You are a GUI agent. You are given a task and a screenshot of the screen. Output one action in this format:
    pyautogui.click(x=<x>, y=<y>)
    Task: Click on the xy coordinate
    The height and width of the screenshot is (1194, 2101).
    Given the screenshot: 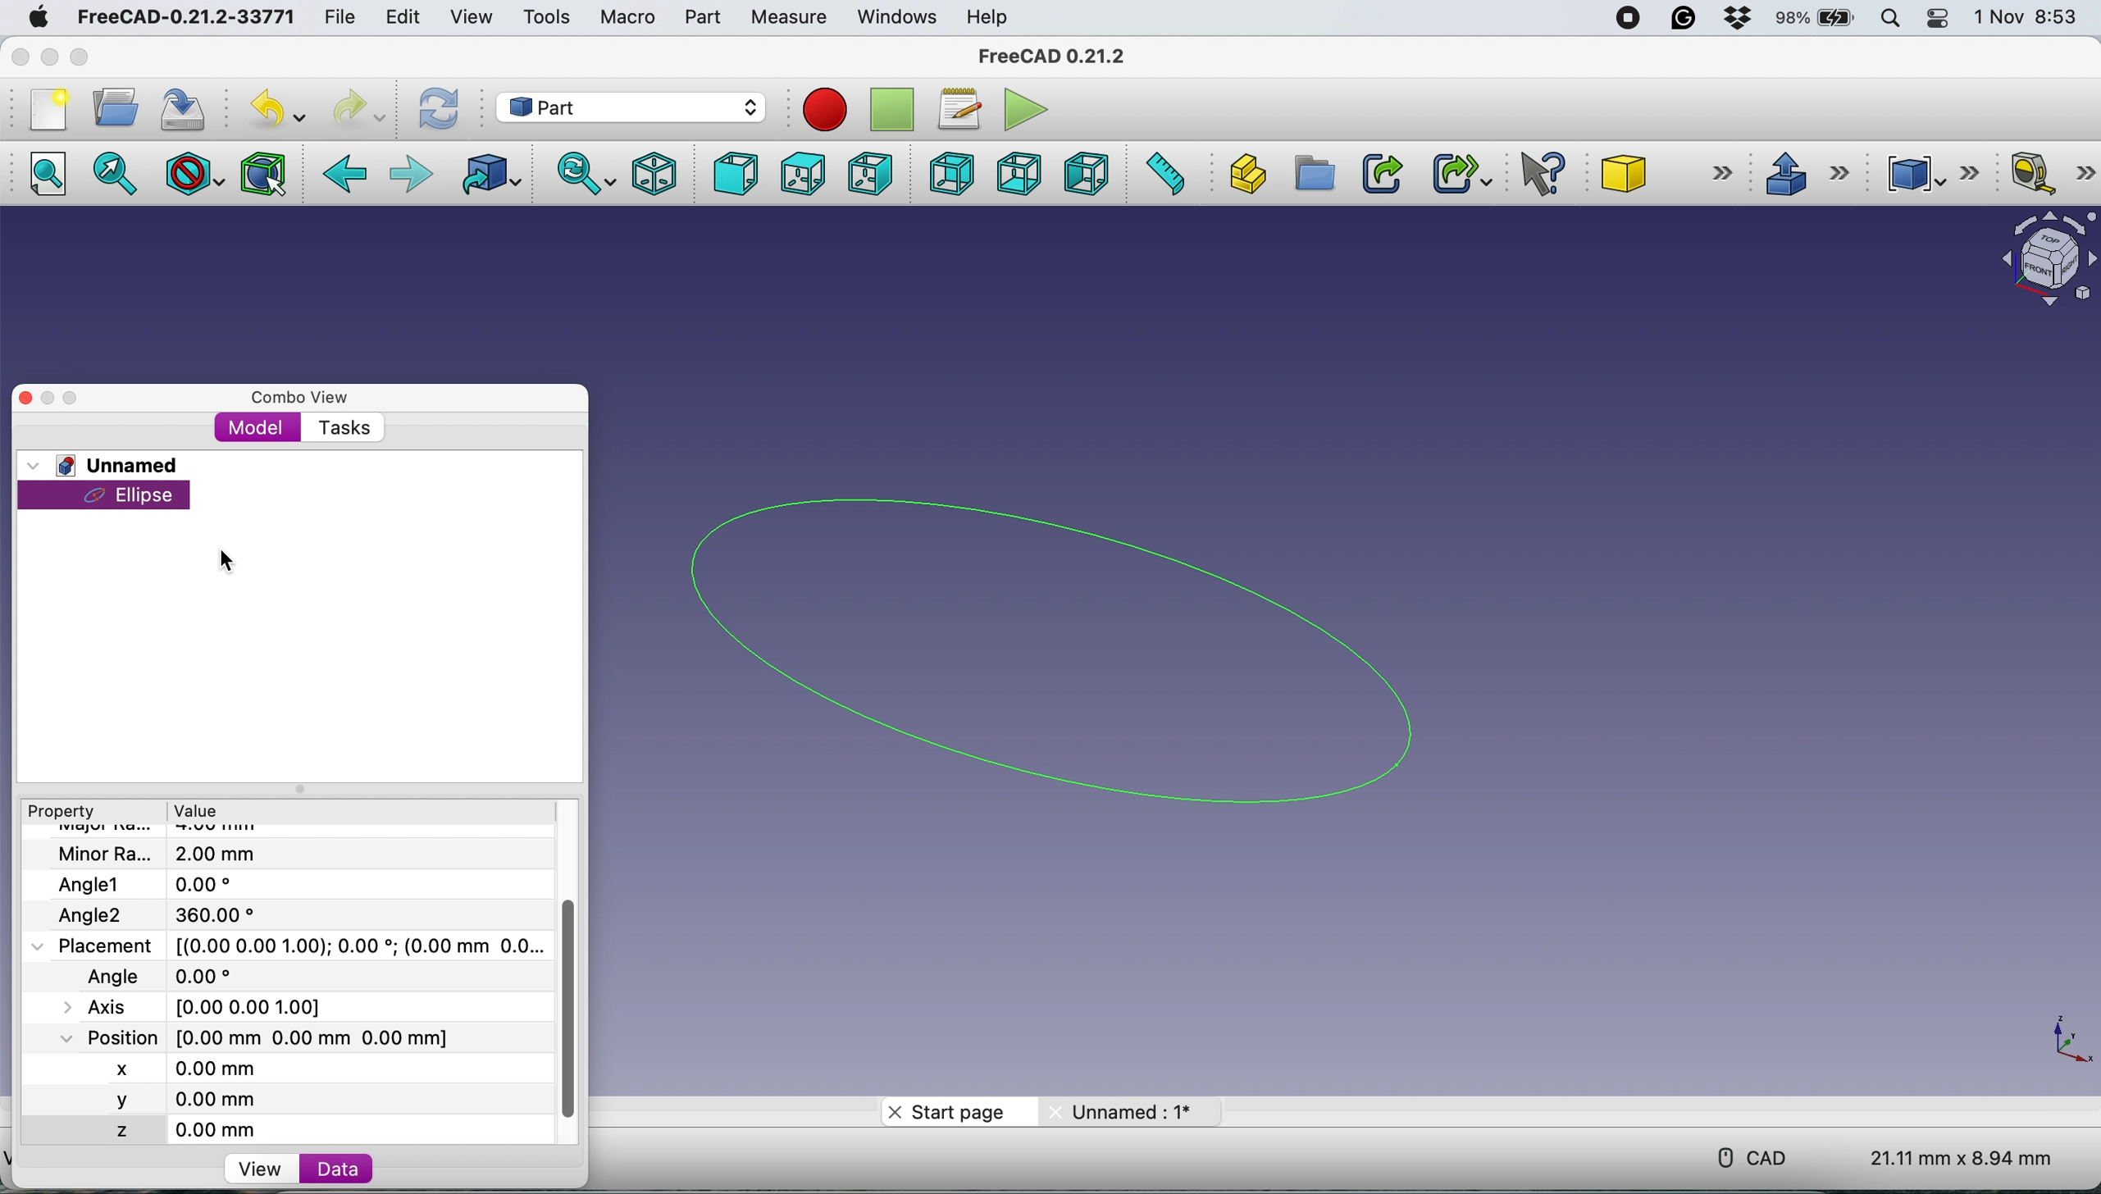 What is the action you would take?
    pyautogui.click(x=2066, y=1046)
    